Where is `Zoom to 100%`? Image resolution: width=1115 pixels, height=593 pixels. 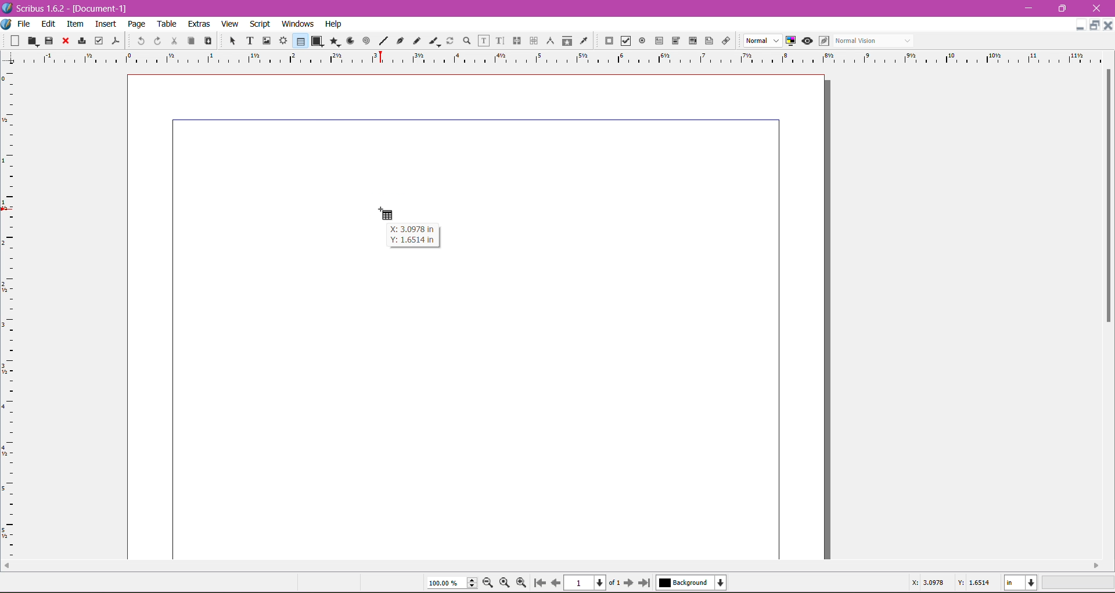
Zoom to 100% is located at coordinates (506, 583).